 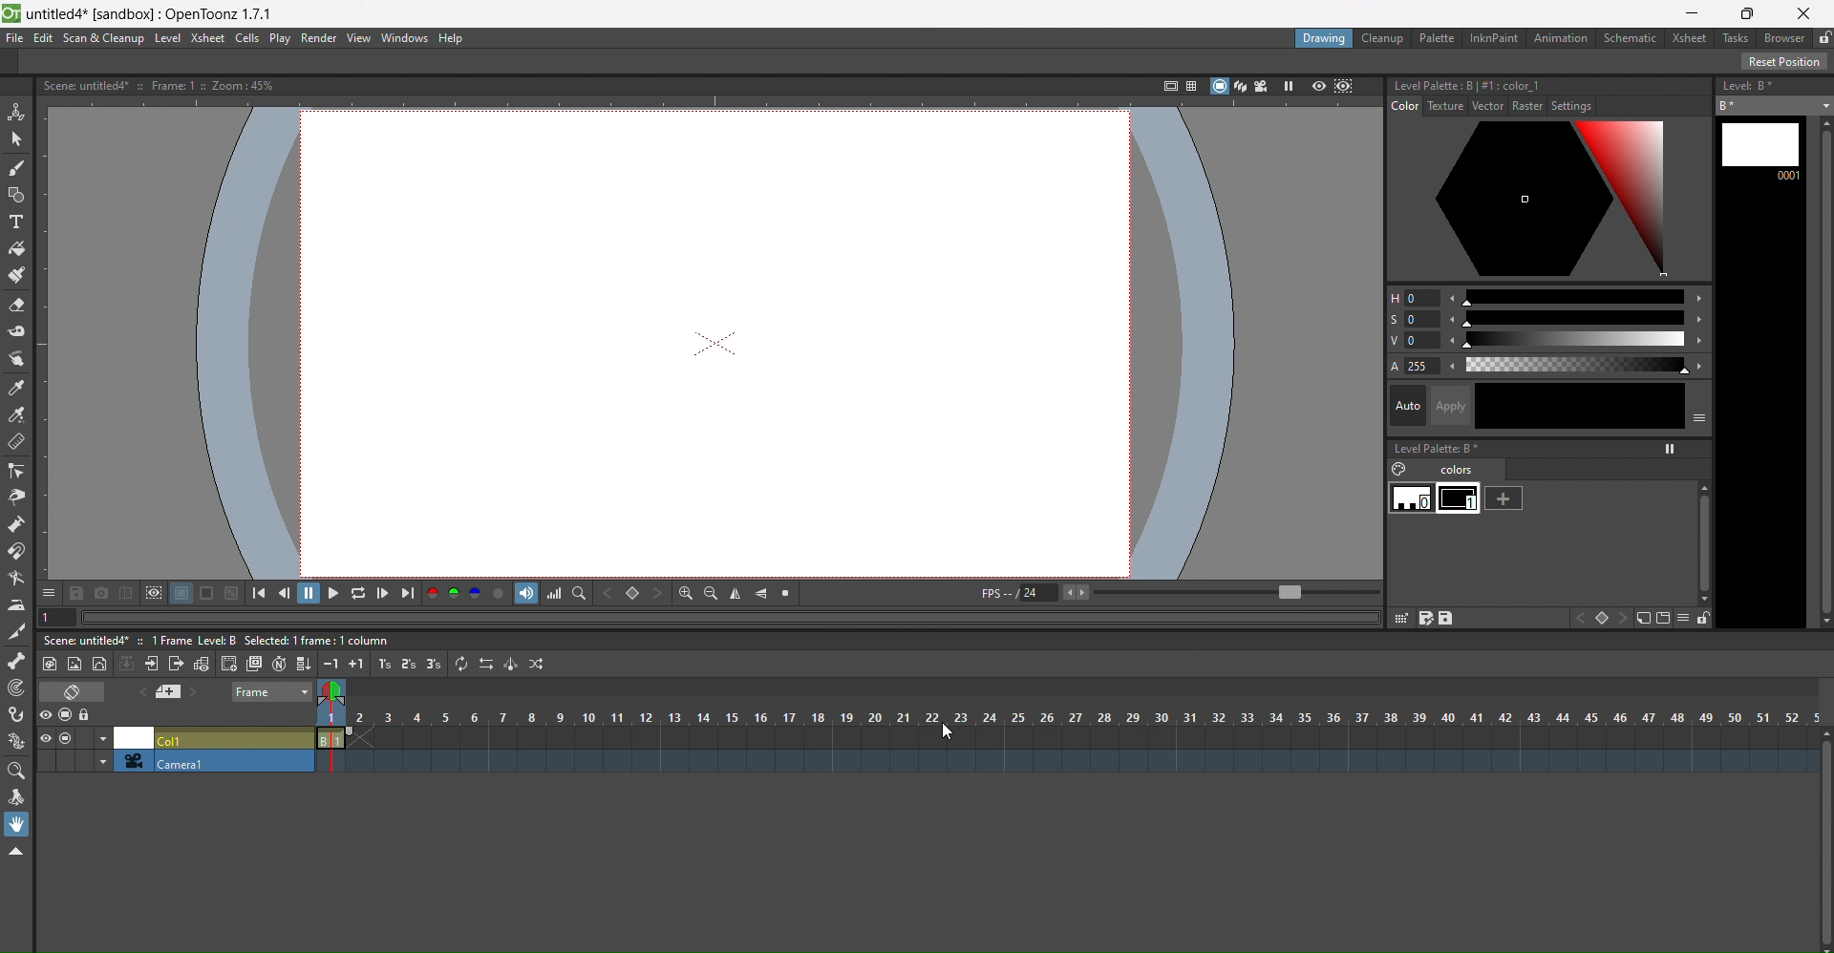 What do you see at coordinates (711, 593) in the screenshot?
I see `zoom out` at bounding box center [711, 593].